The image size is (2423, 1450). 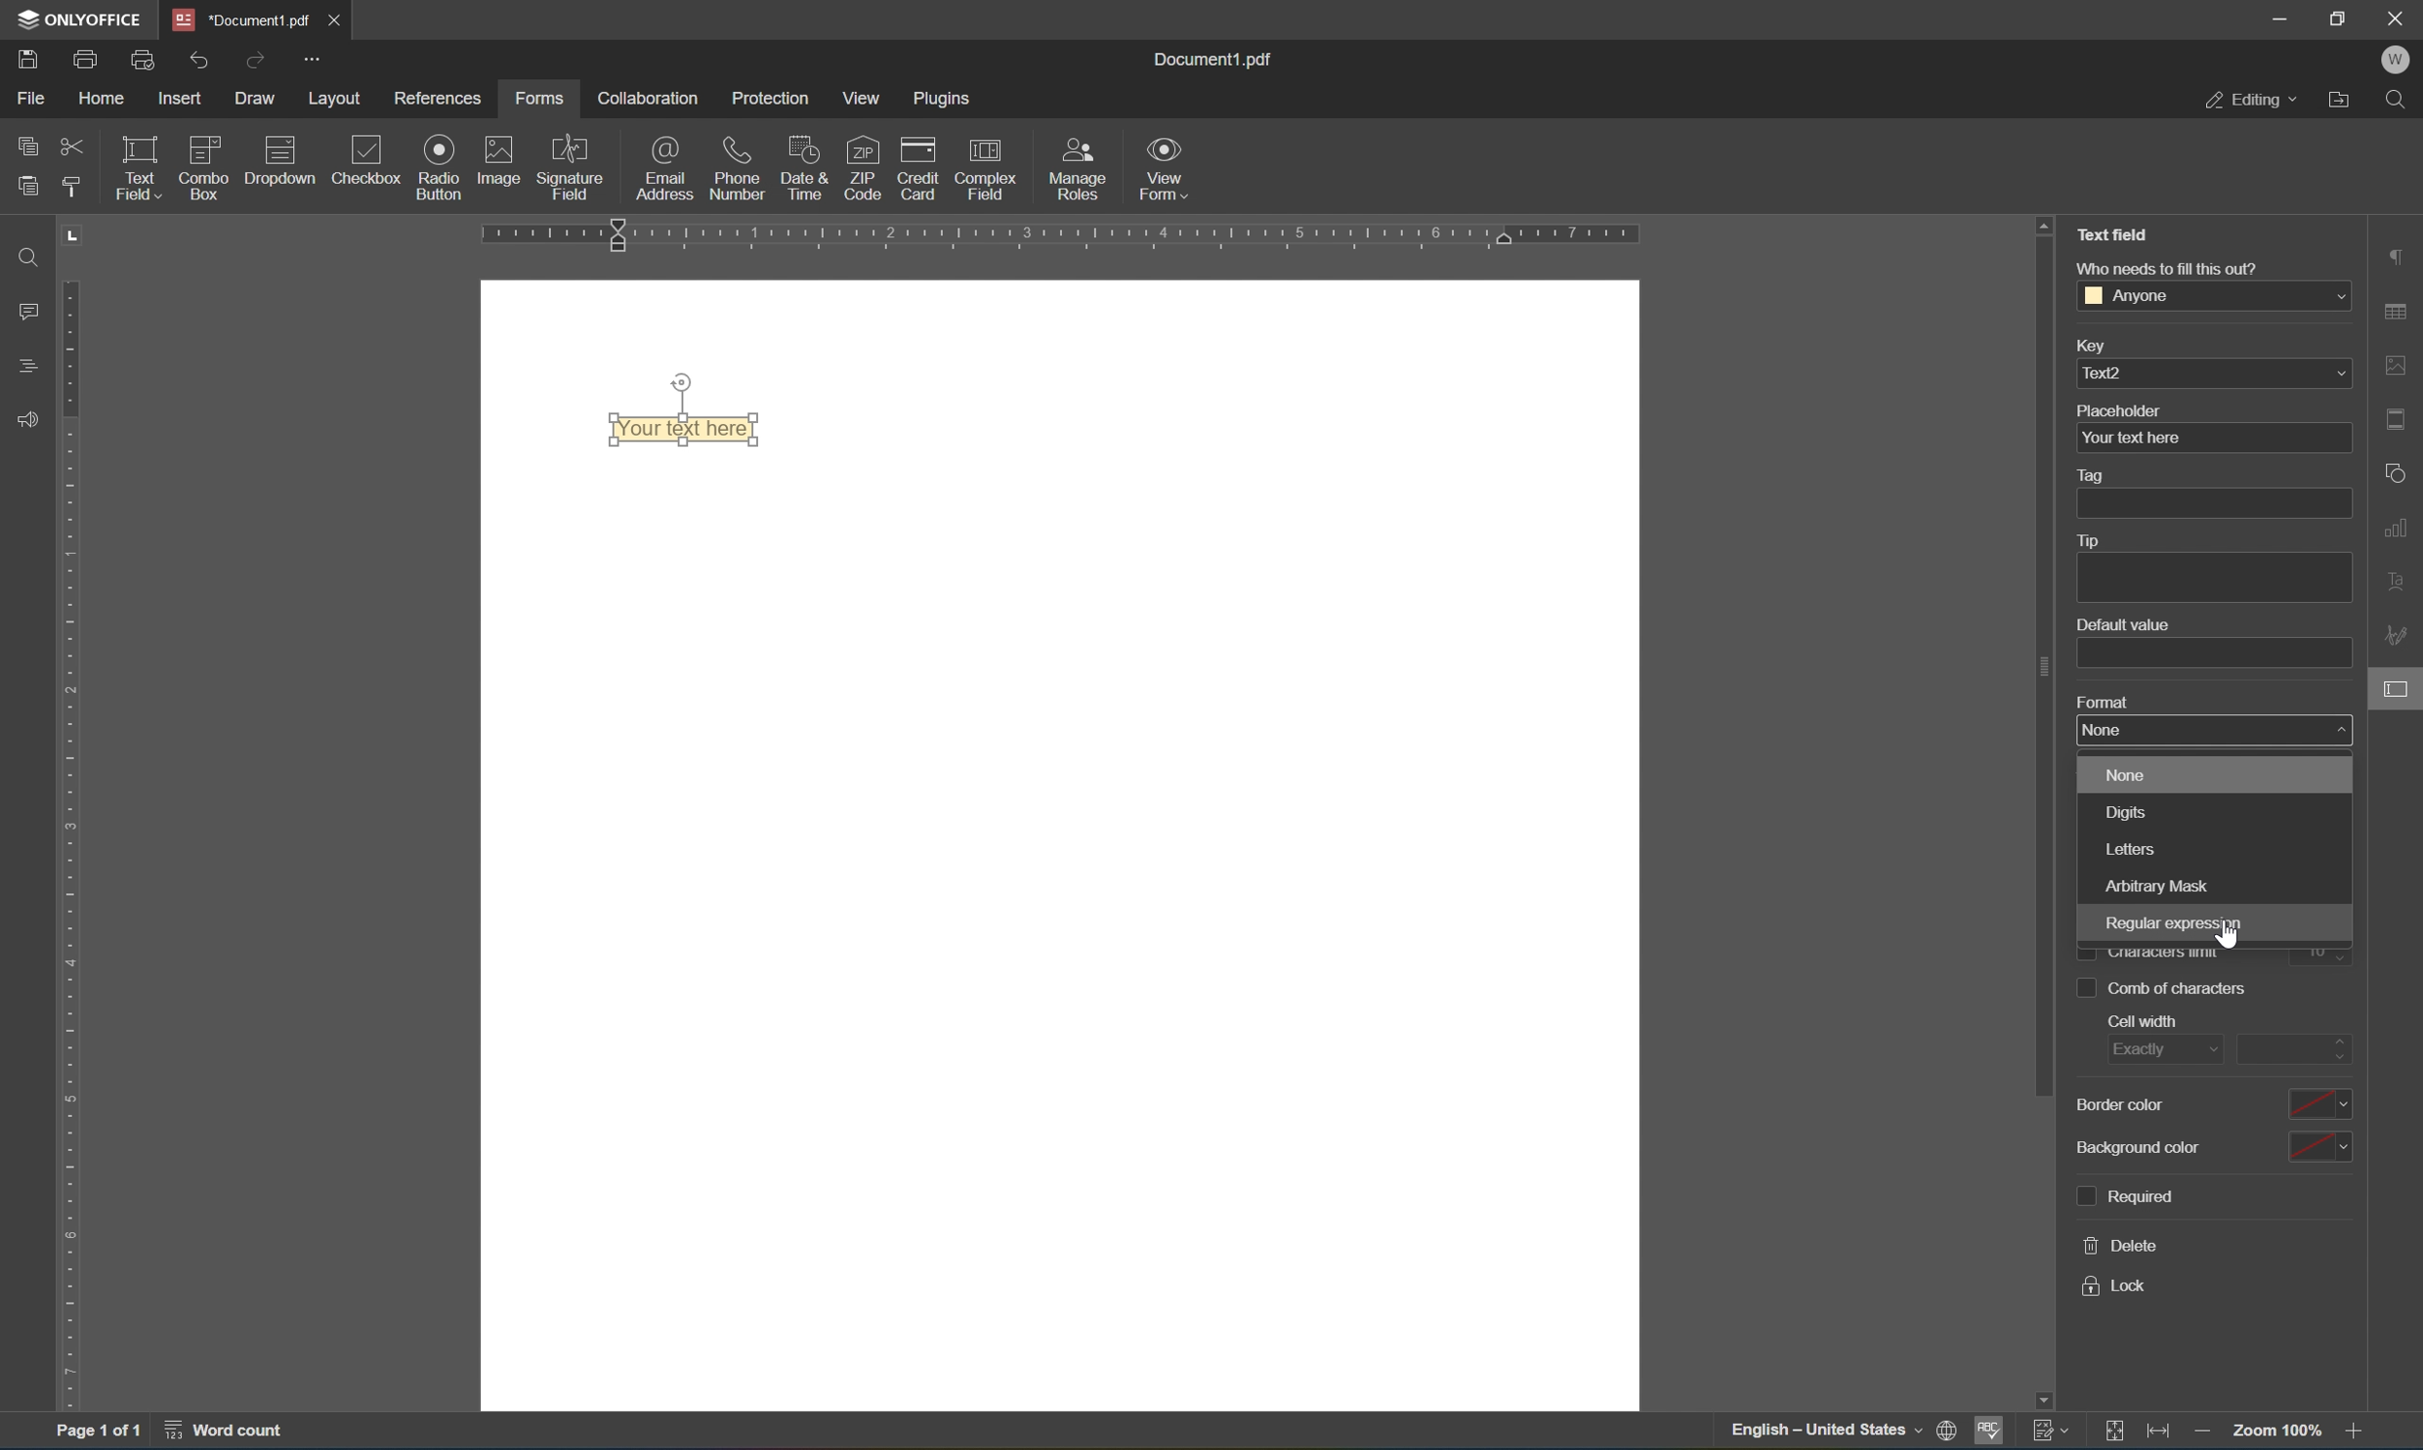 I want to click on regular expression with active cursor, so click(x=2170, y=929).